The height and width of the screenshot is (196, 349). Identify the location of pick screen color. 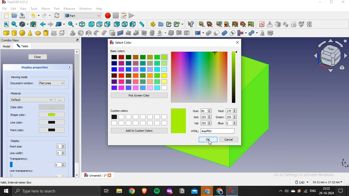
(139, 95).